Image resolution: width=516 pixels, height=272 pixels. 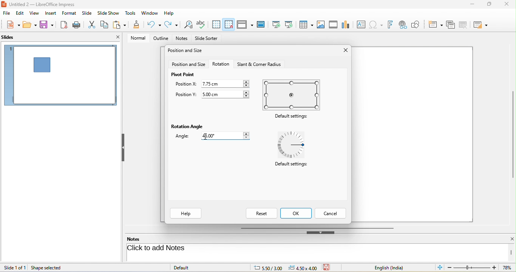 What do you see at coordinates (49, 267) in the screenshot?
I see `shaped selected` at bounding box center [49, 267].